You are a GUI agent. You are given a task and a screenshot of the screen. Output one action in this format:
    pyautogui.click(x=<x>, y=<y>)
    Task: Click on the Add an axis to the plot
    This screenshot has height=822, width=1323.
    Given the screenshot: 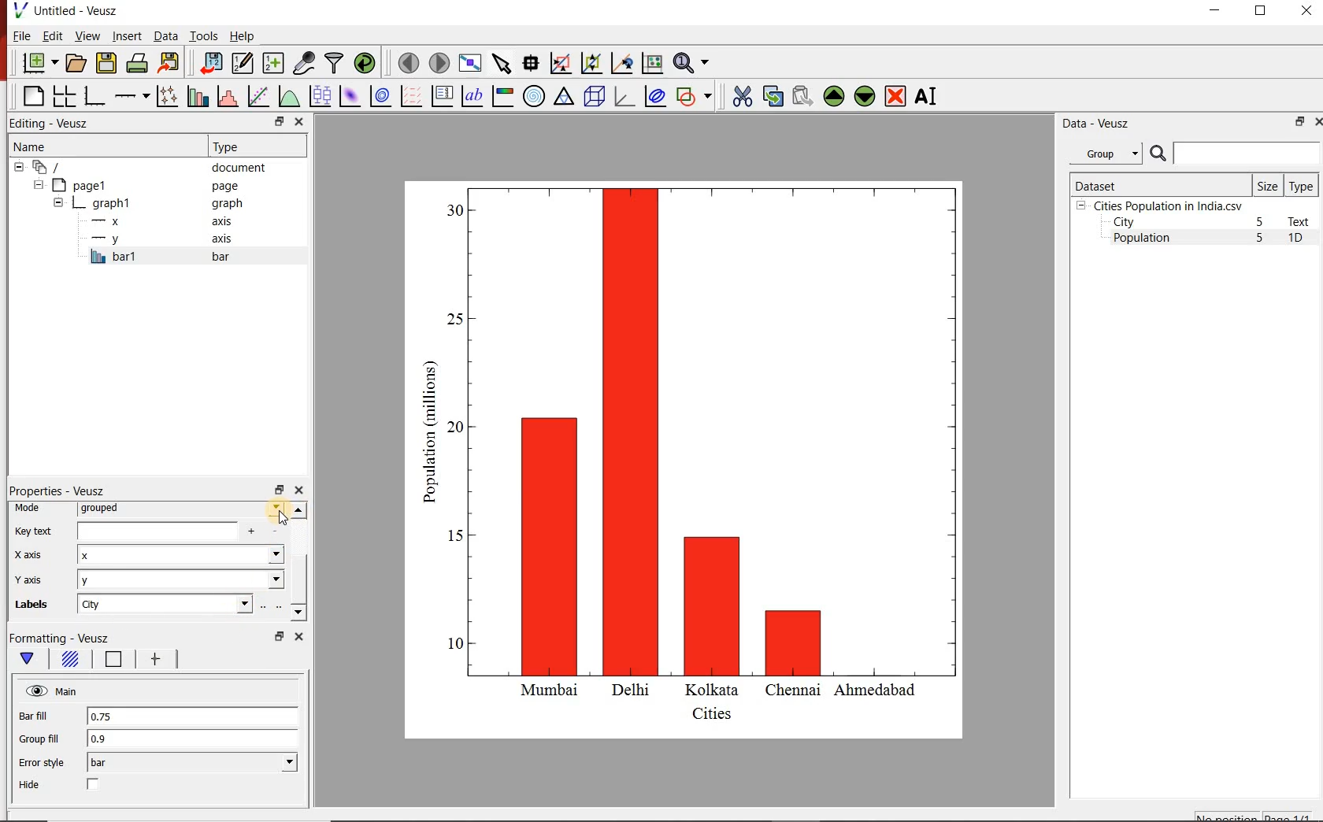 What is the action you would take?
    pyautogui.click(x=132, y=94)
    